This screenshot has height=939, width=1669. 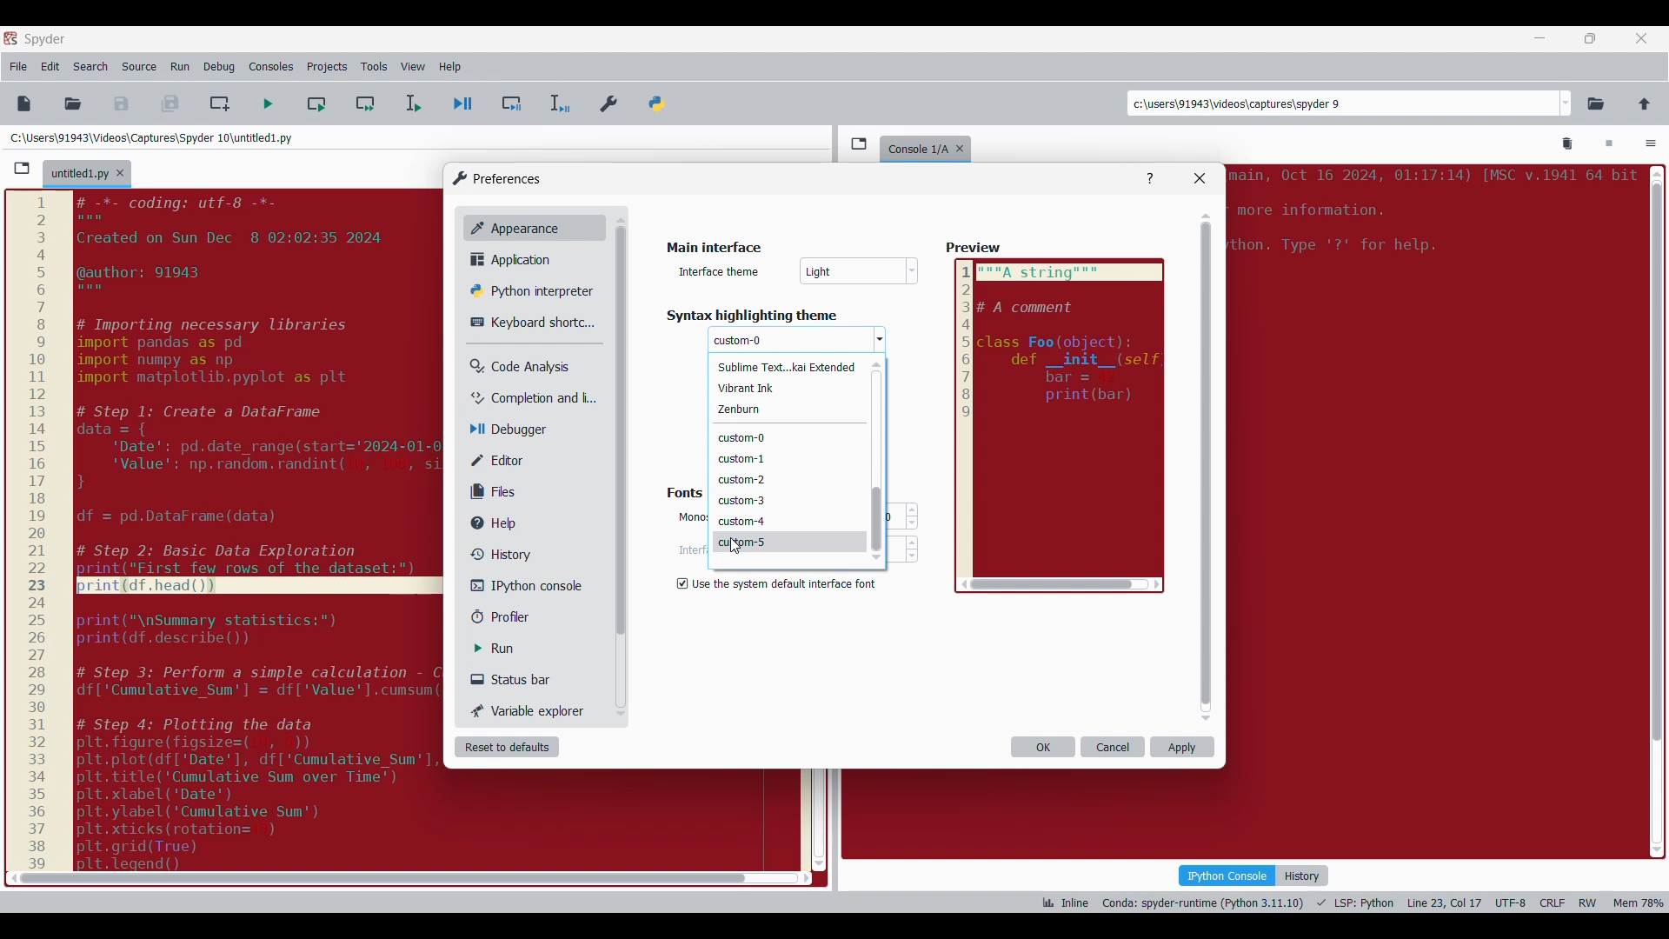 I want to click on Close, so click(x=1200, y=178).